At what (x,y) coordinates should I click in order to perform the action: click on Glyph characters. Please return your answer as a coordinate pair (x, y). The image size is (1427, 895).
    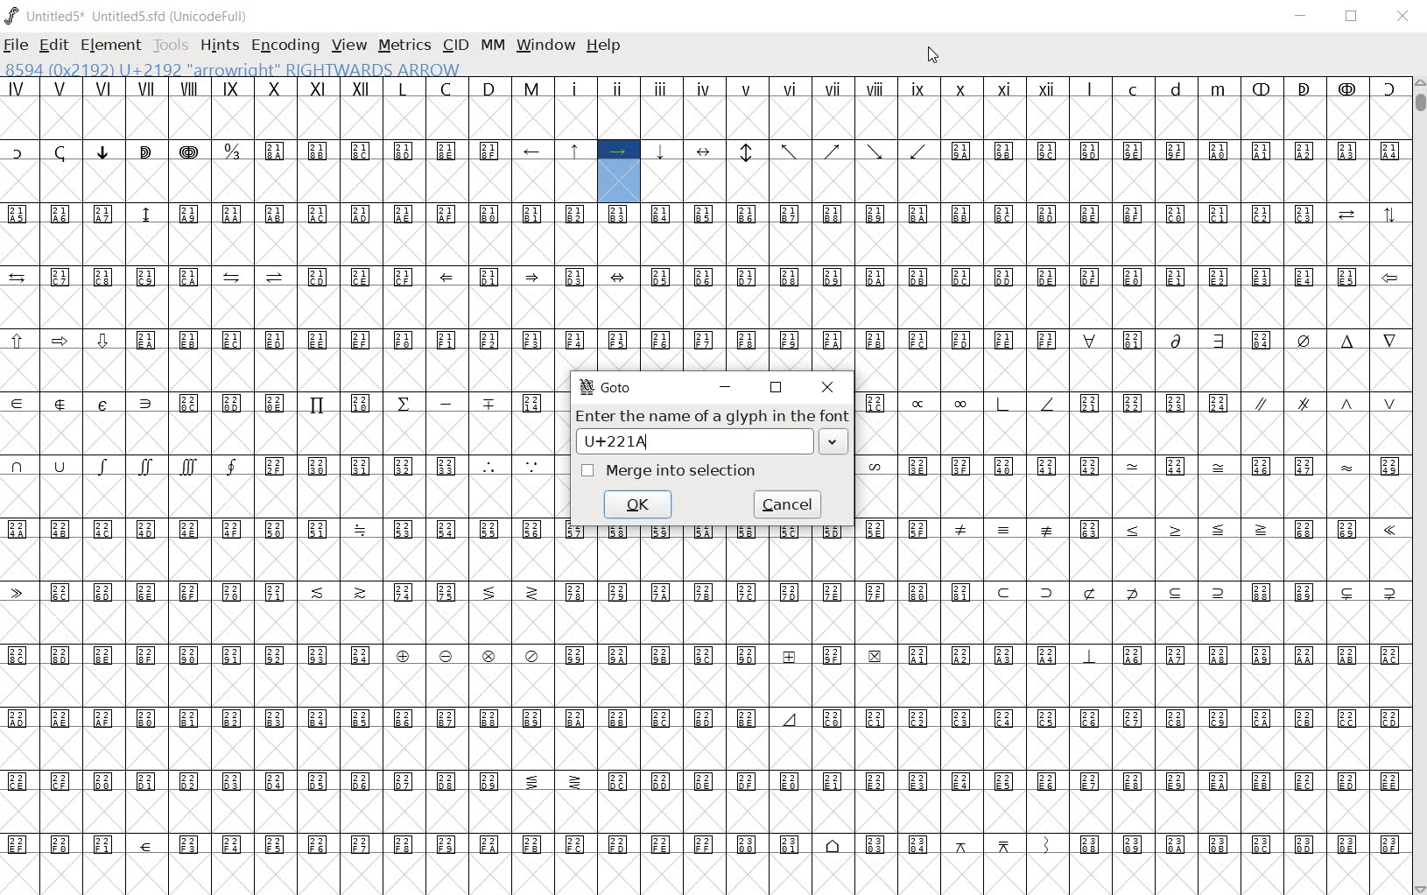
    Looking at the image, I should click on (985, 203).